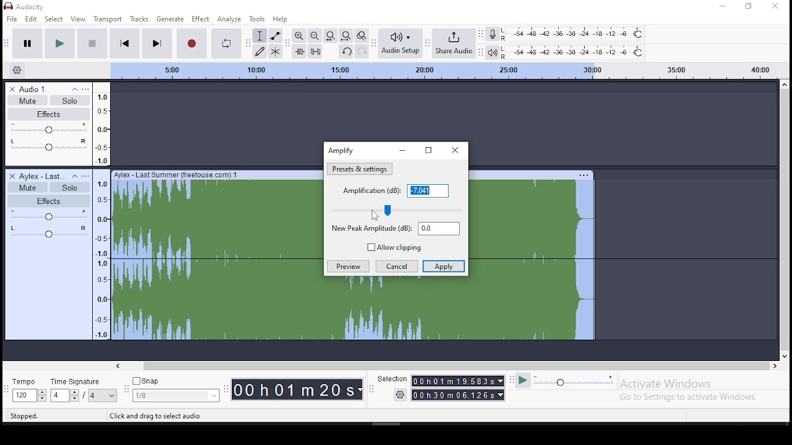 Image resolution: width=792 pixels, height=445 pixels. I want to click on select, so click(54, 19).